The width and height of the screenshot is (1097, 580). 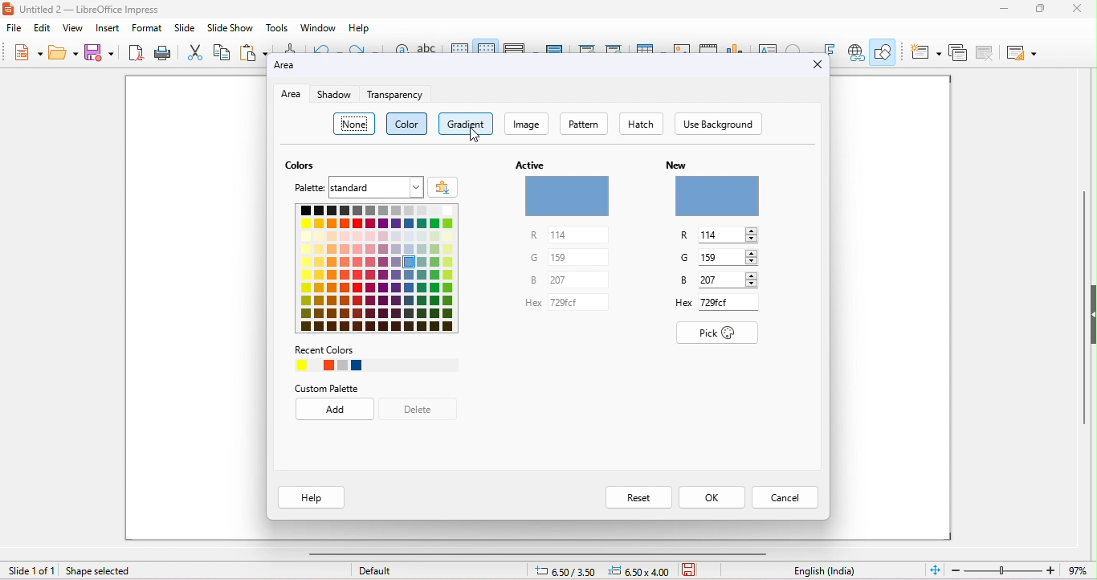 I want to click on rea, so click(x=290, y=95).